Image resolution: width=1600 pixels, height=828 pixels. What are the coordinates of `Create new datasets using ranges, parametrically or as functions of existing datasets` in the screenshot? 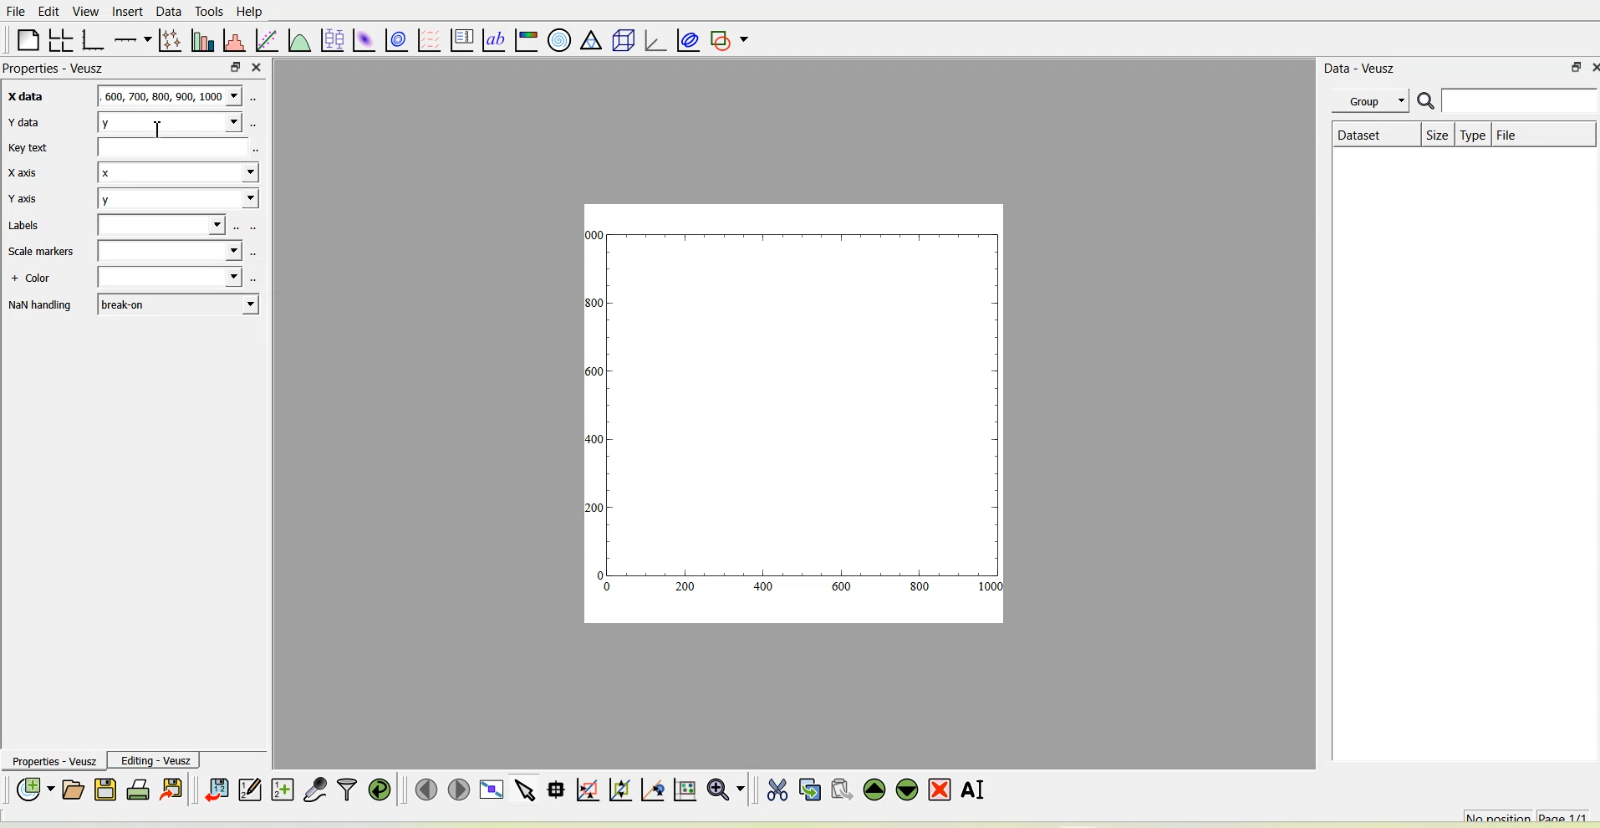 It's located at (283, 790).